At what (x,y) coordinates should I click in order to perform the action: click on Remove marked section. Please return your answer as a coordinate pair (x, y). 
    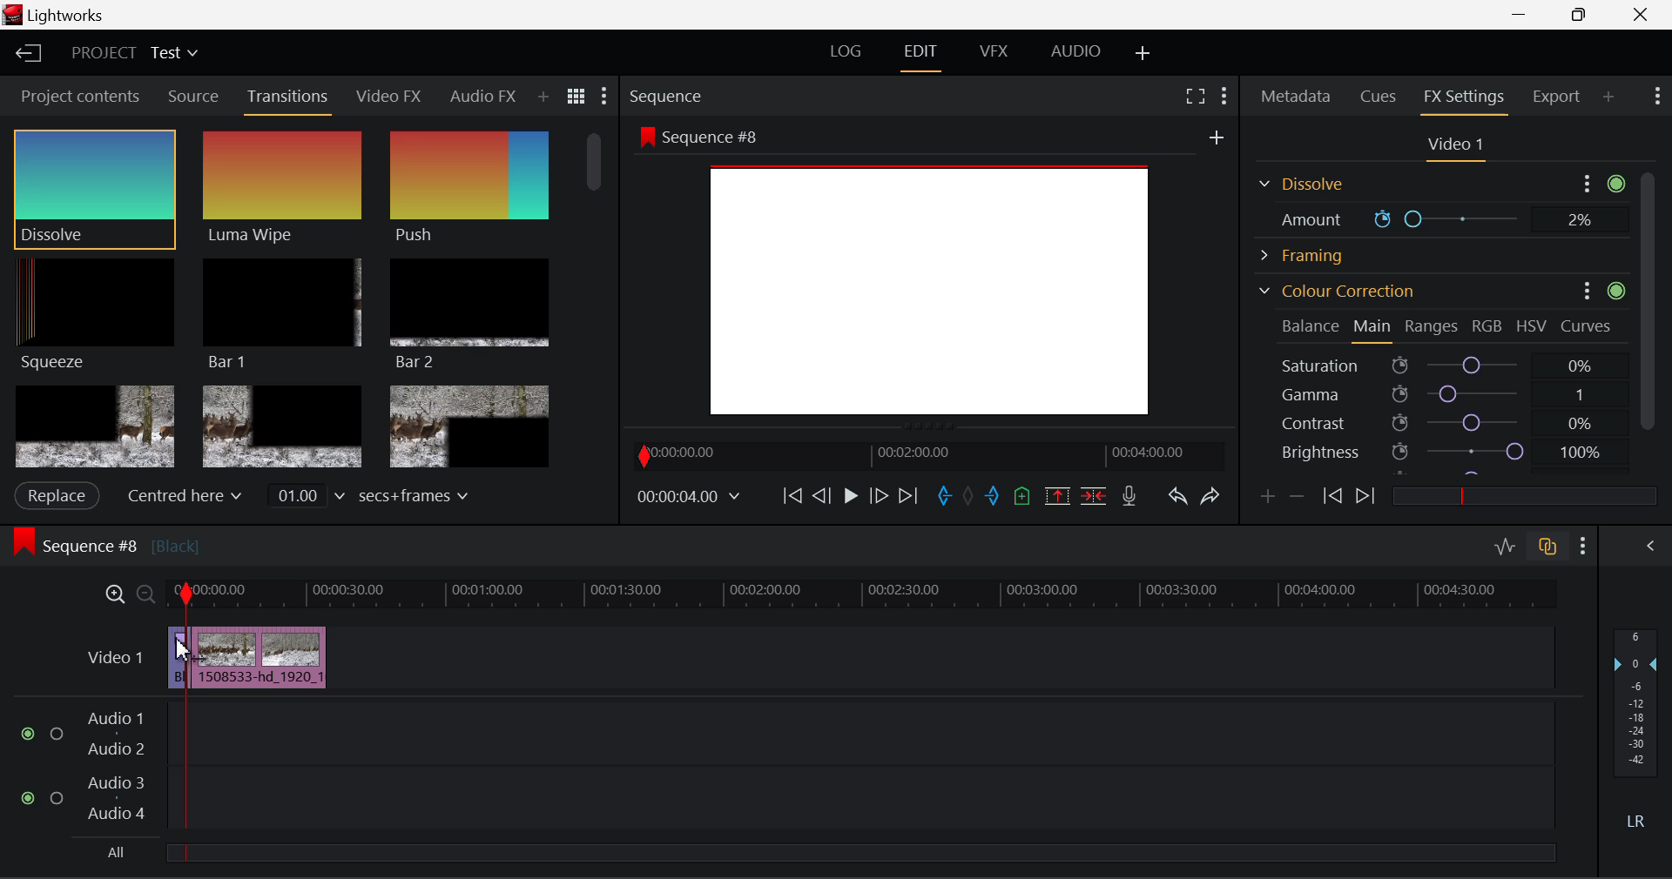
    Looking at the image, I should click on (1056, 494).